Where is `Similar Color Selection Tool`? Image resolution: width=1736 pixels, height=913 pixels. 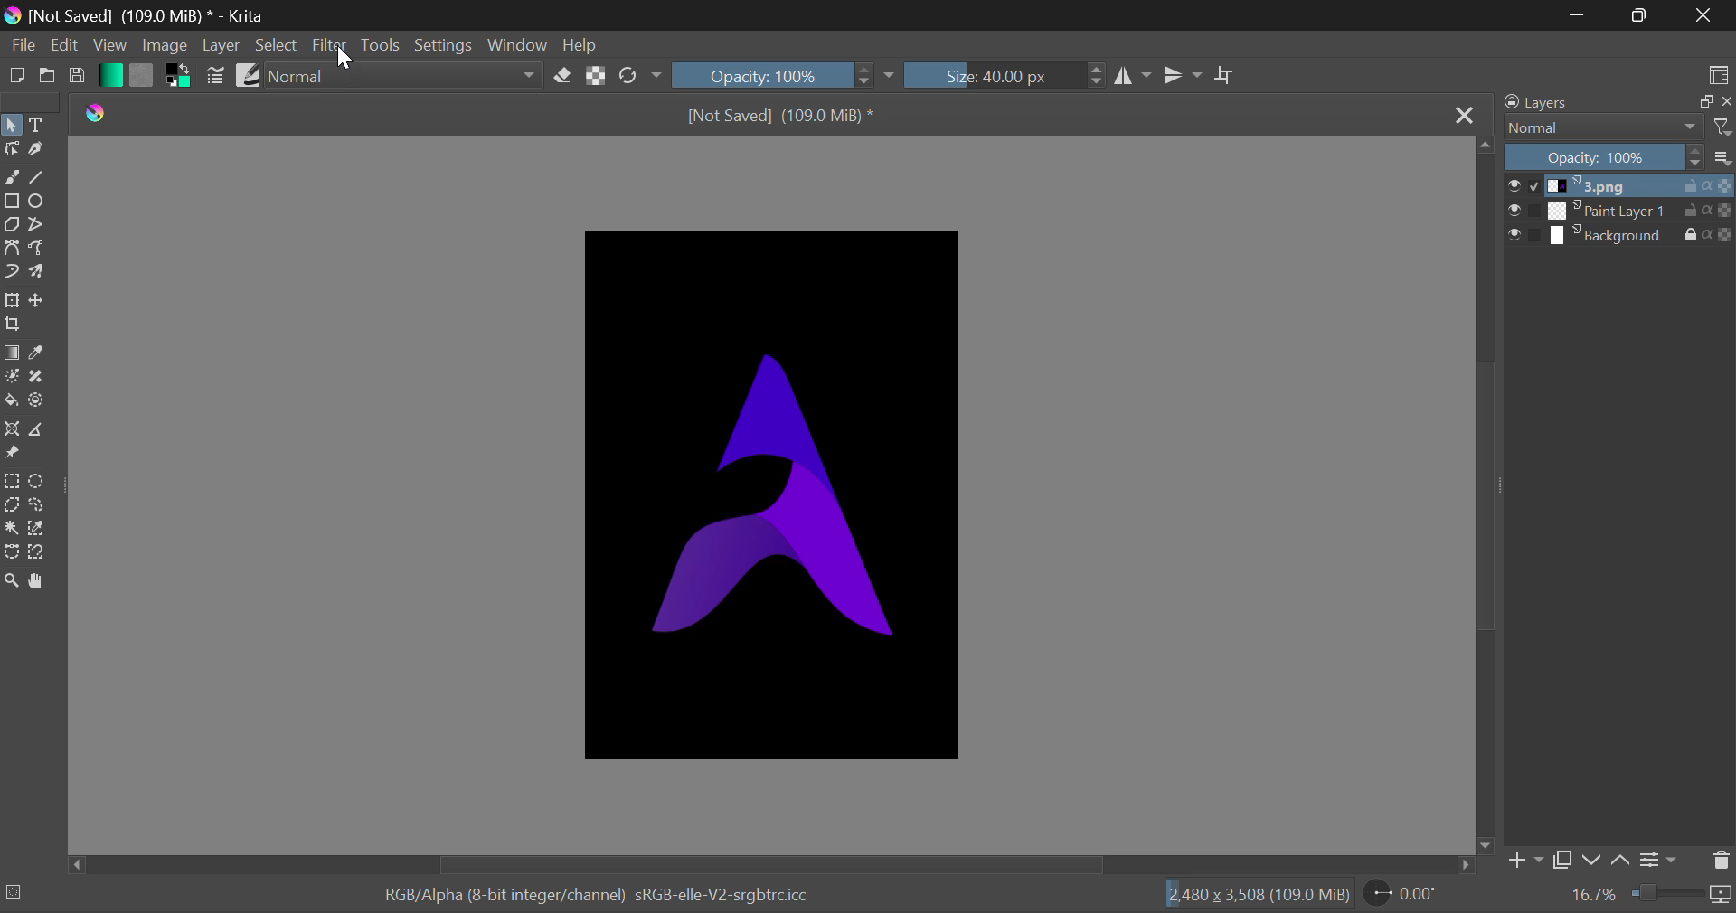 Similar Color Selection Tool is located at coordinates (43, 530).